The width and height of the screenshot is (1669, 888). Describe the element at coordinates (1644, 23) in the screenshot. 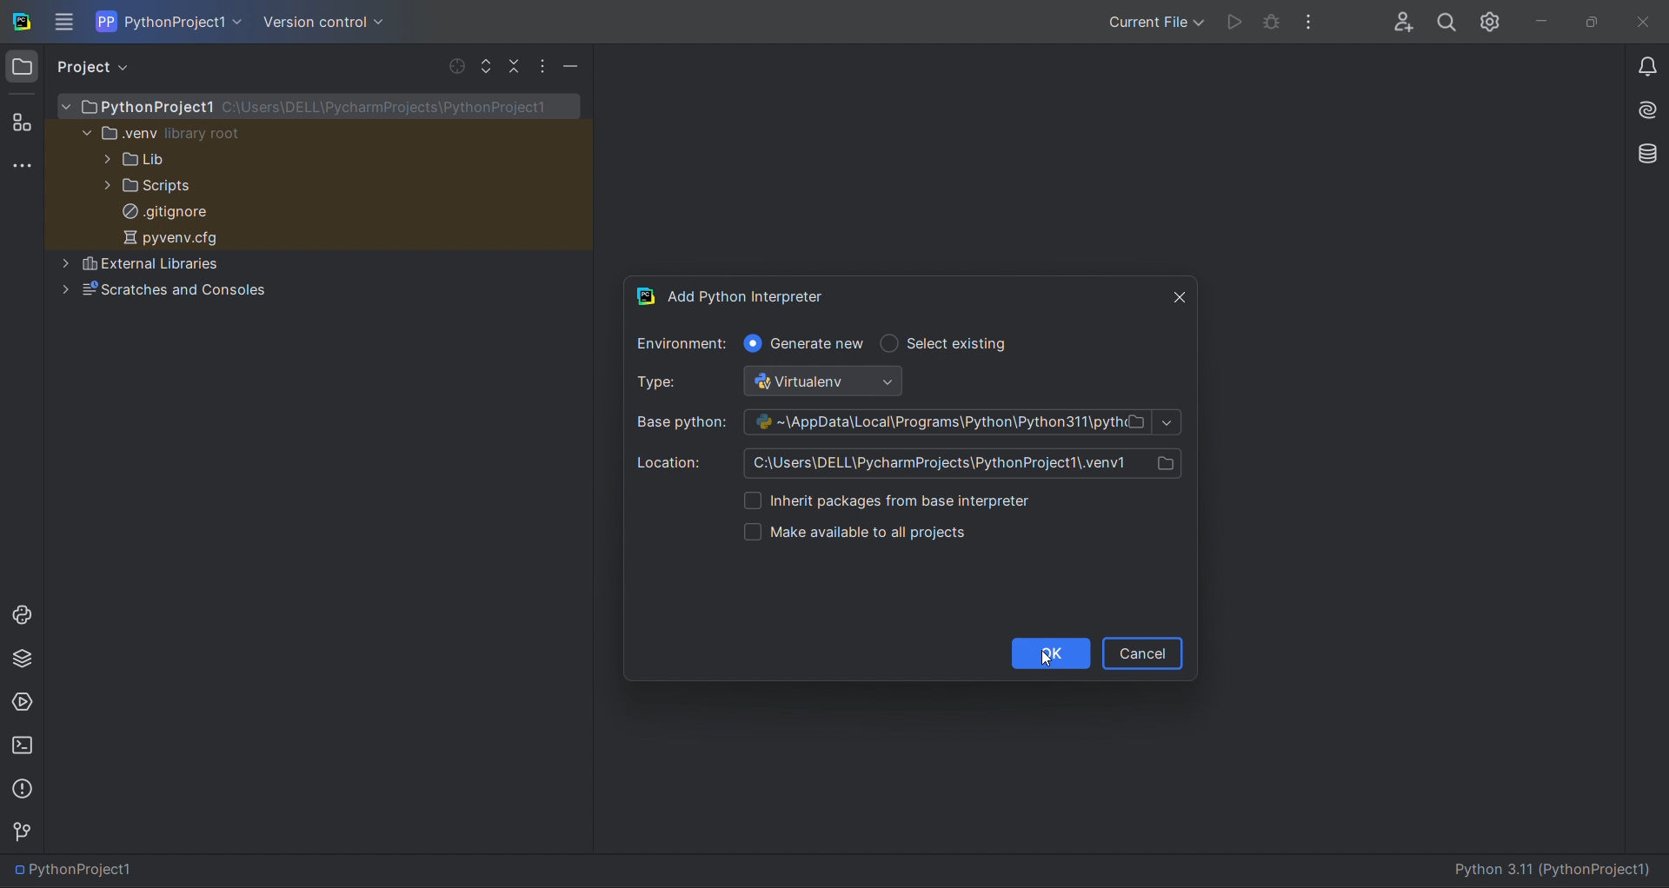

I see `close` at that location.